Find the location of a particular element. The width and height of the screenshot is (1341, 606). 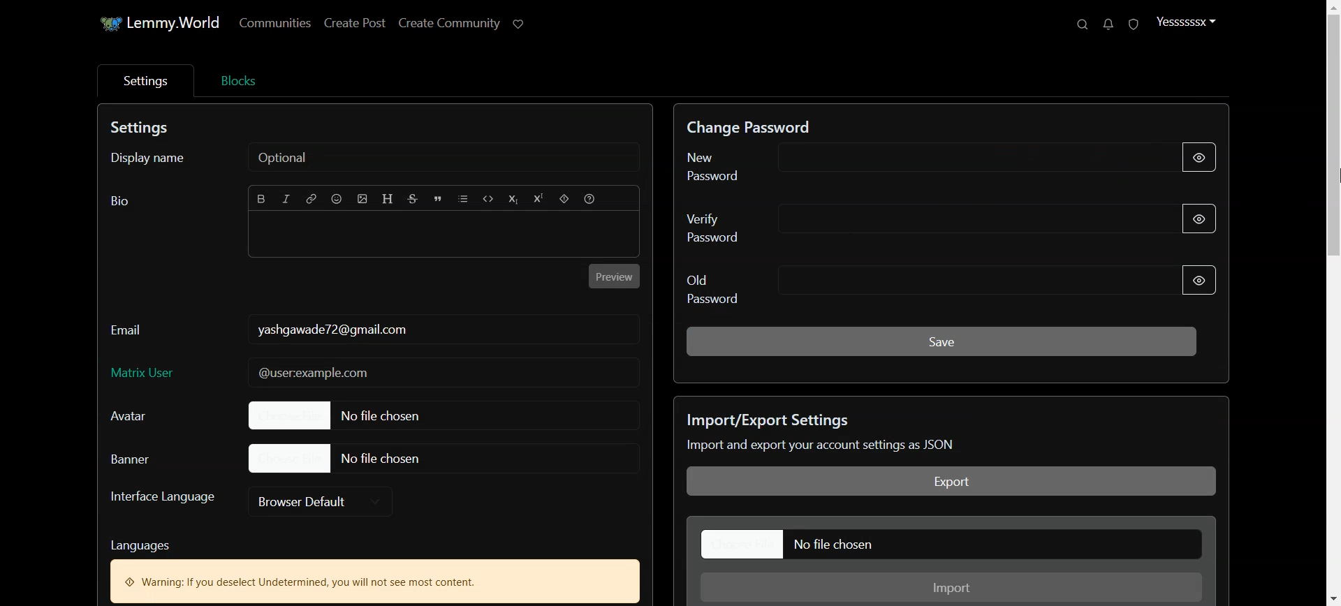

Bold is located at coordinates (261, 199).